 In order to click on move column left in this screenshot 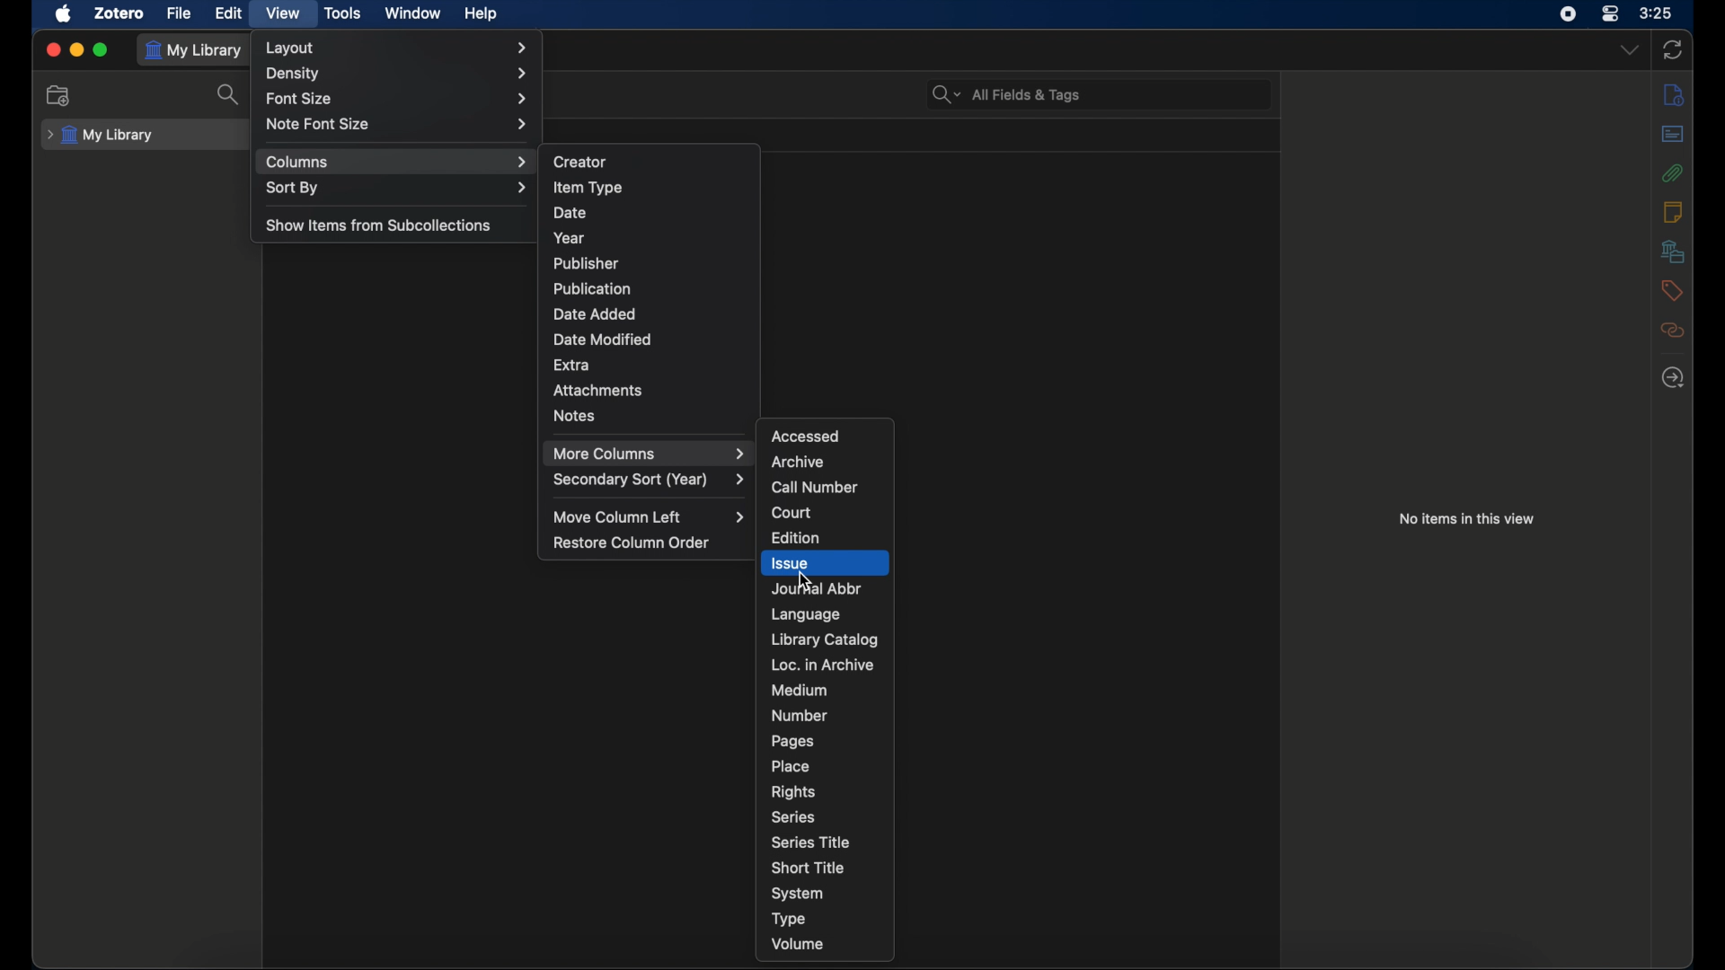, I will do `click(652, 517)`.